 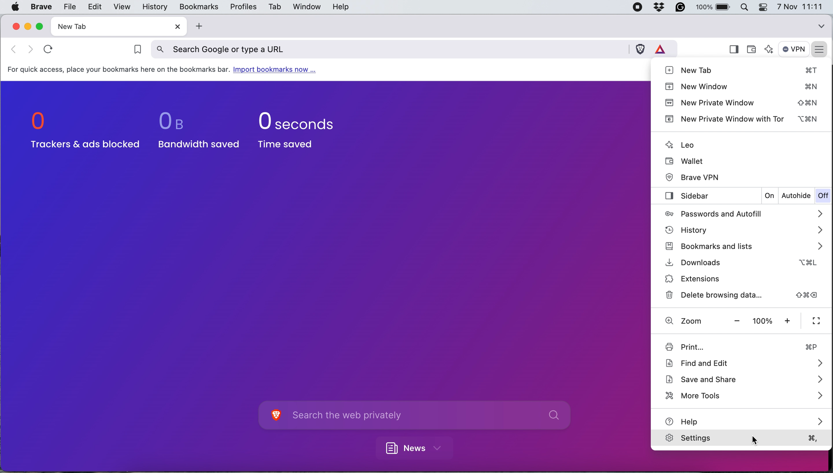 I want to click on control center, so click(x=765, y=7).